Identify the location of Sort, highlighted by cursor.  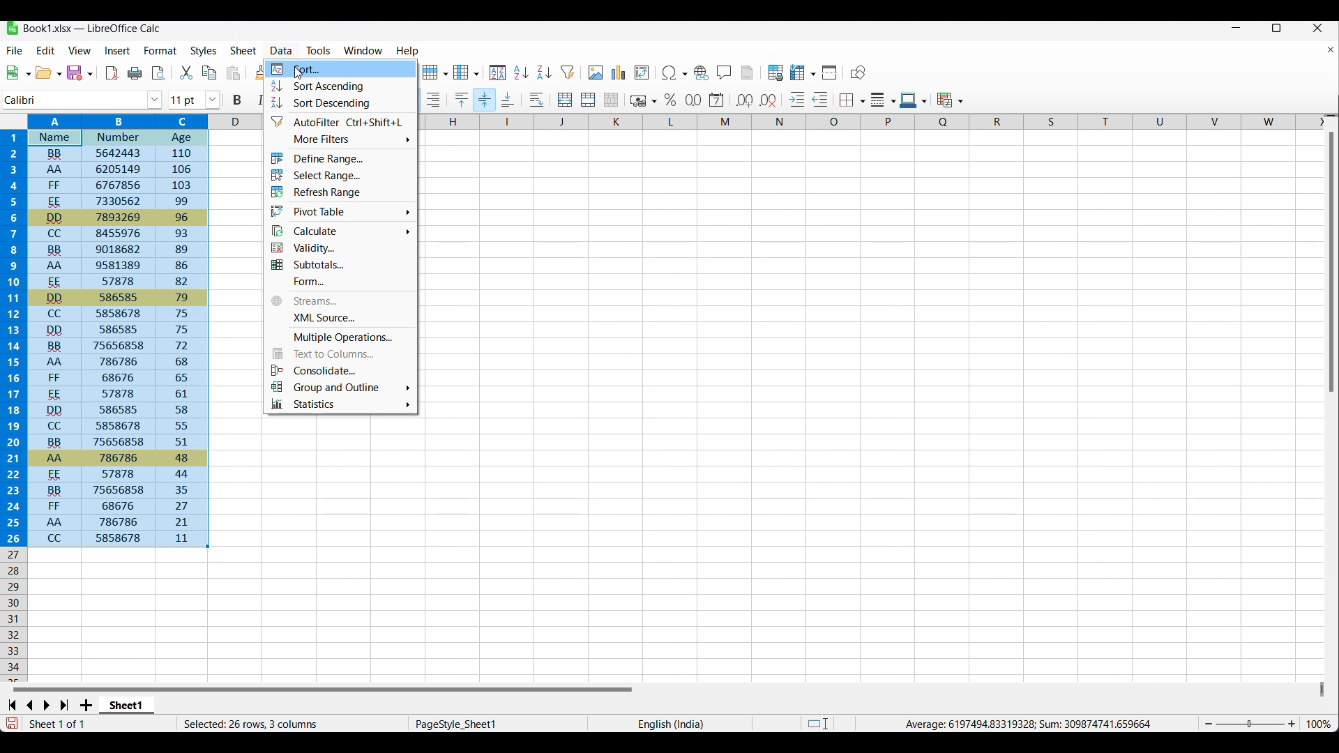
(340, 69).